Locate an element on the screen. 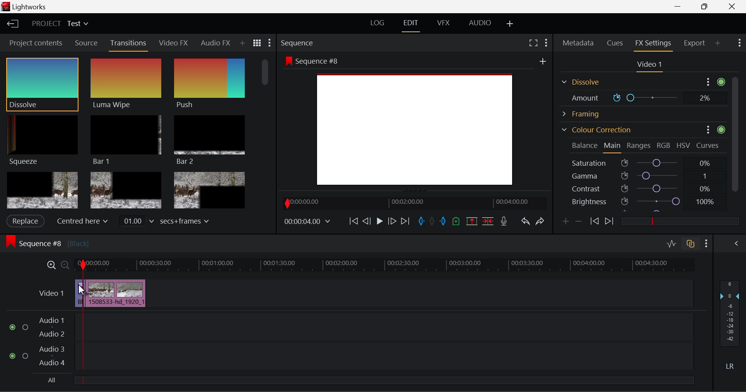 The image size is (746, 392). Brightness is located at coordinates (650, 202).